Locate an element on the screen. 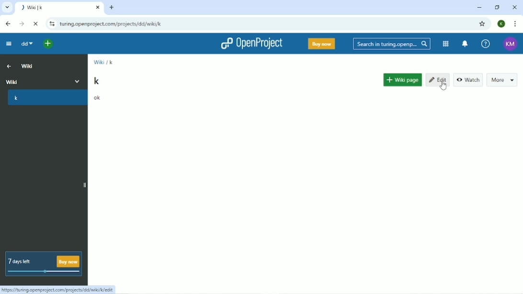 This screenshot has height=294, width=523. 7 days left is located at coordinates (44, 264).